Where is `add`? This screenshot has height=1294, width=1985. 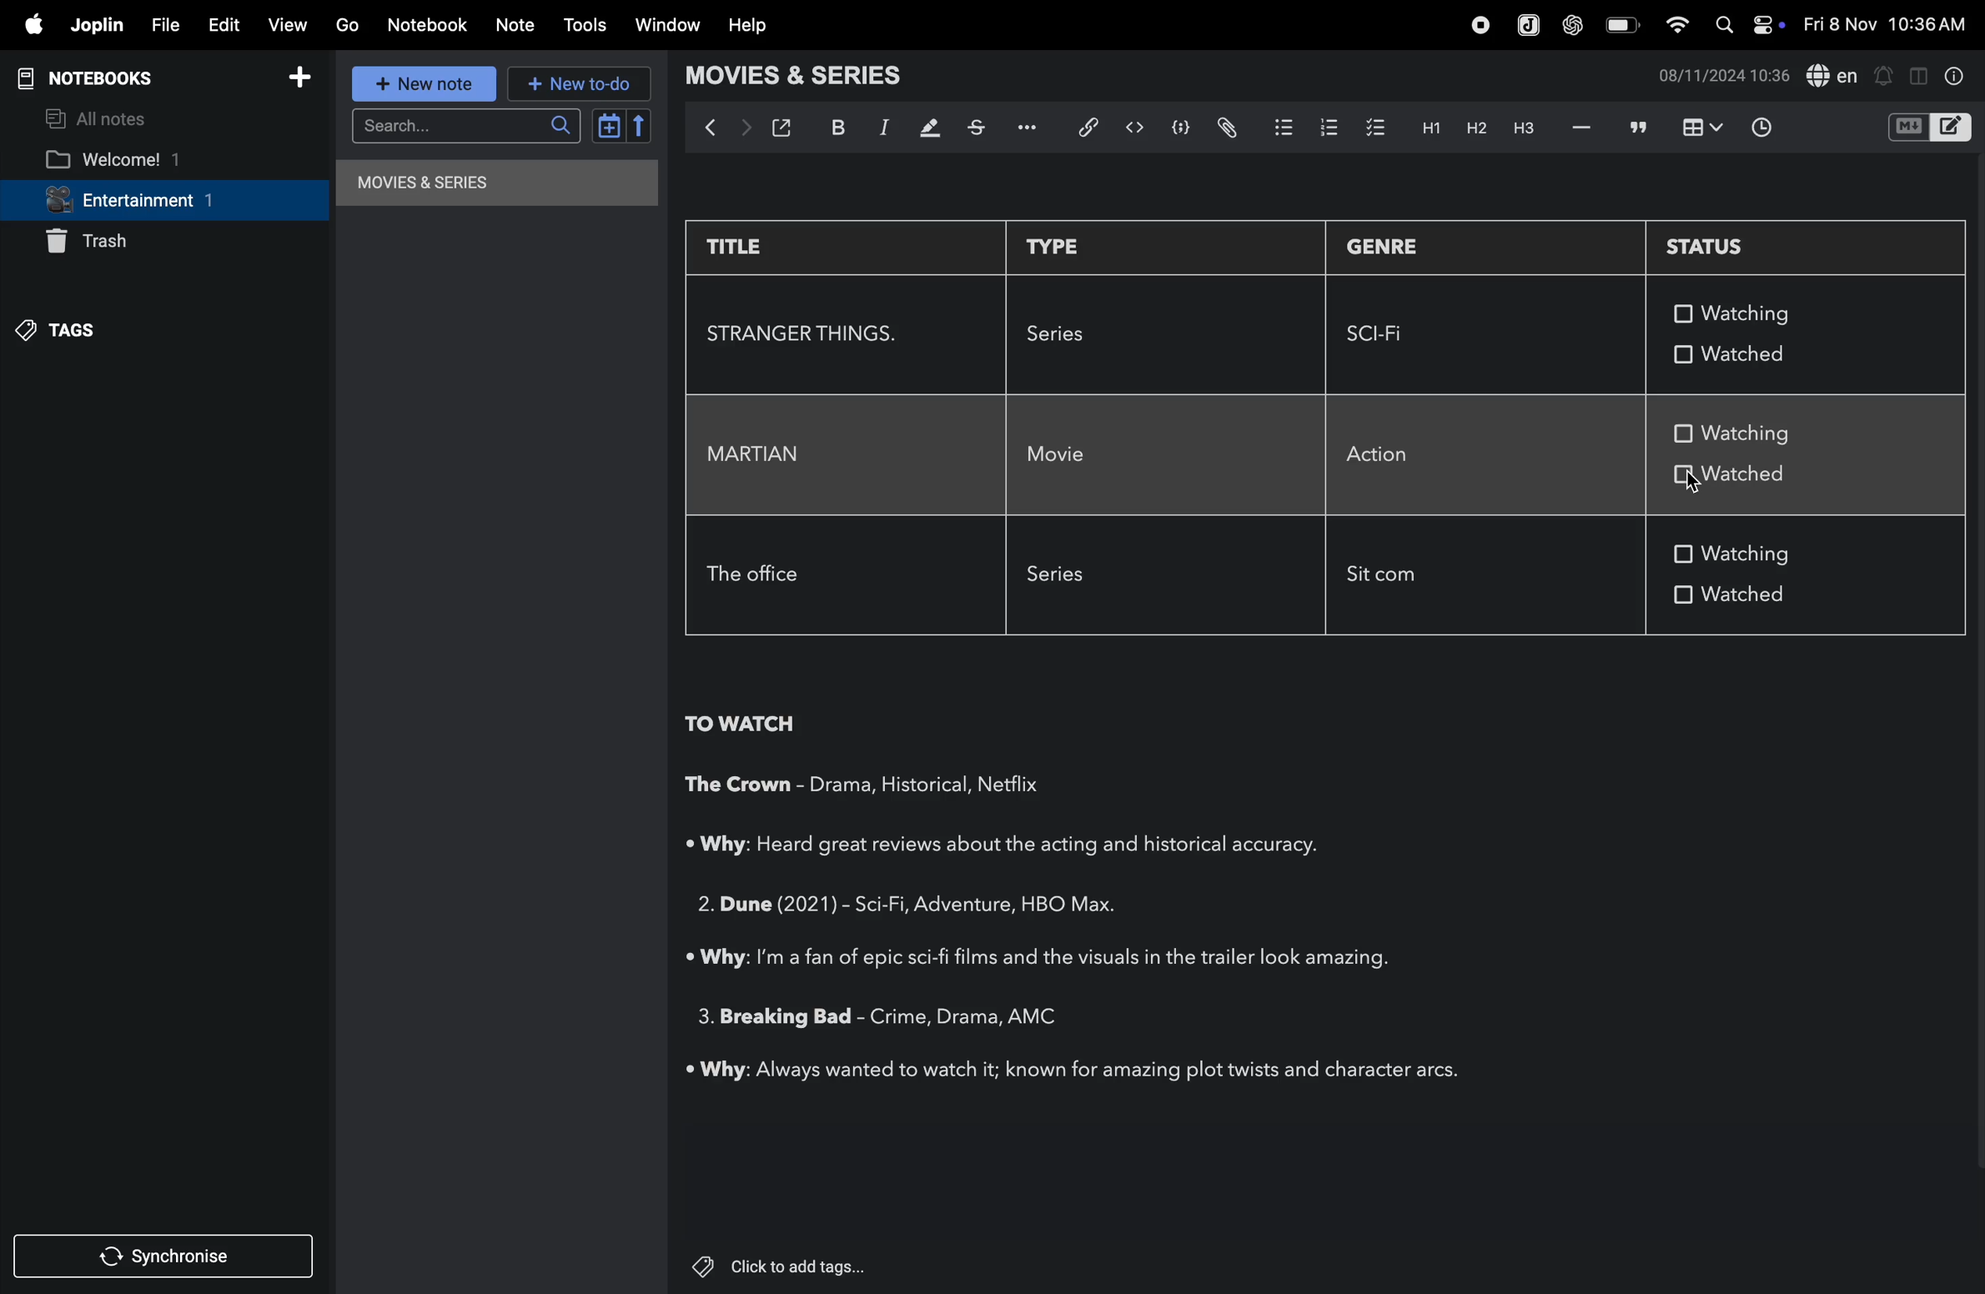
add is located at coordinates (305, 77).